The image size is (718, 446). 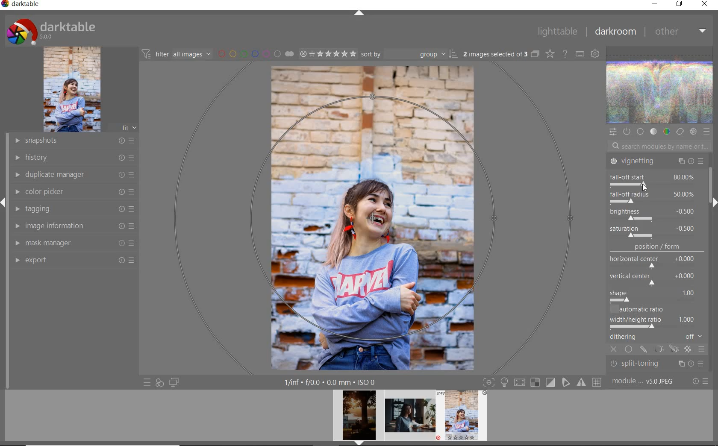 I want to click on fall-off radius, so click(x=655, y=197).